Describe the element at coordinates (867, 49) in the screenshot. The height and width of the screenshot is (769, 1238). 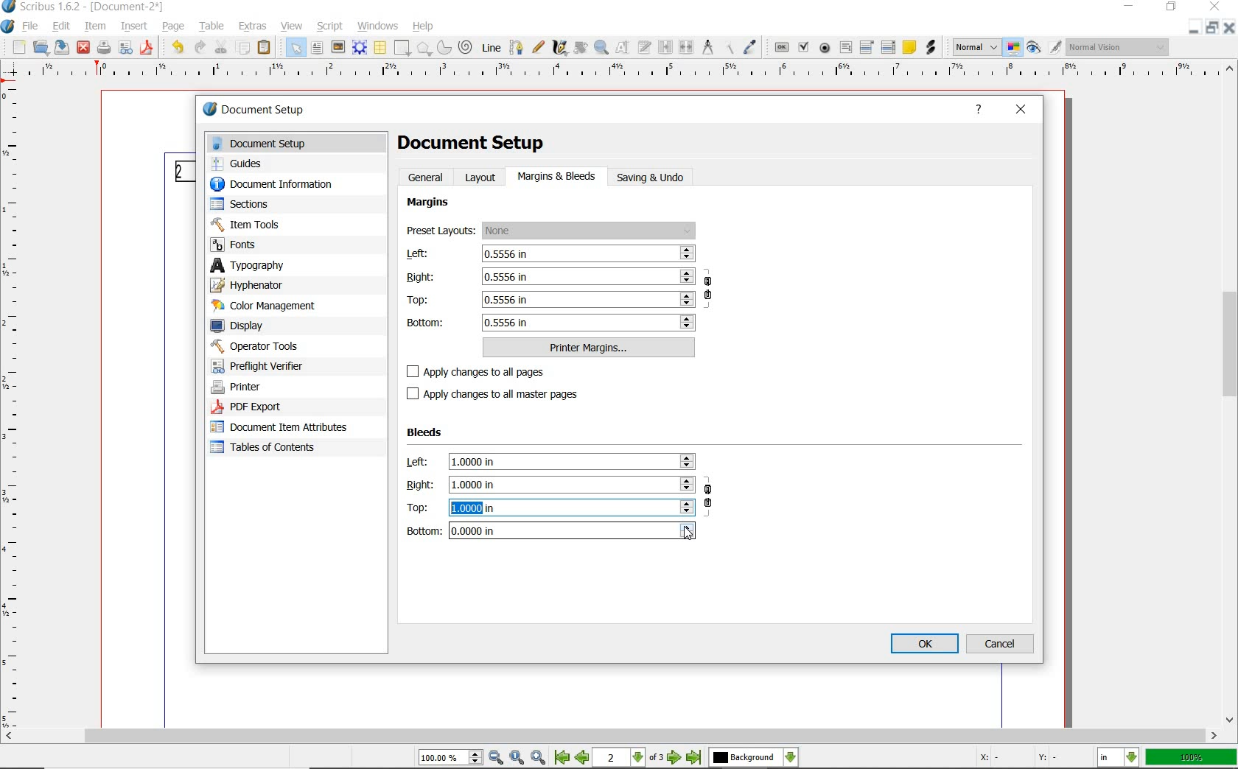
I see `pdf combo box` at that location.